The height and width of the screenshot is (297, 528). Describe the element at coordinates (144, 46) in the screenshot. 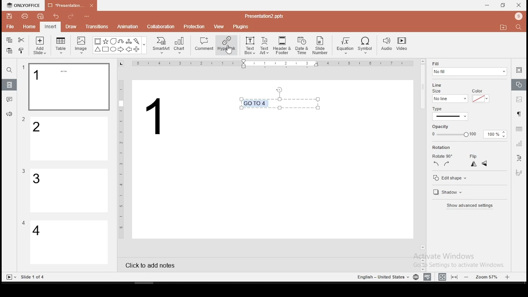

I see `` at that location.